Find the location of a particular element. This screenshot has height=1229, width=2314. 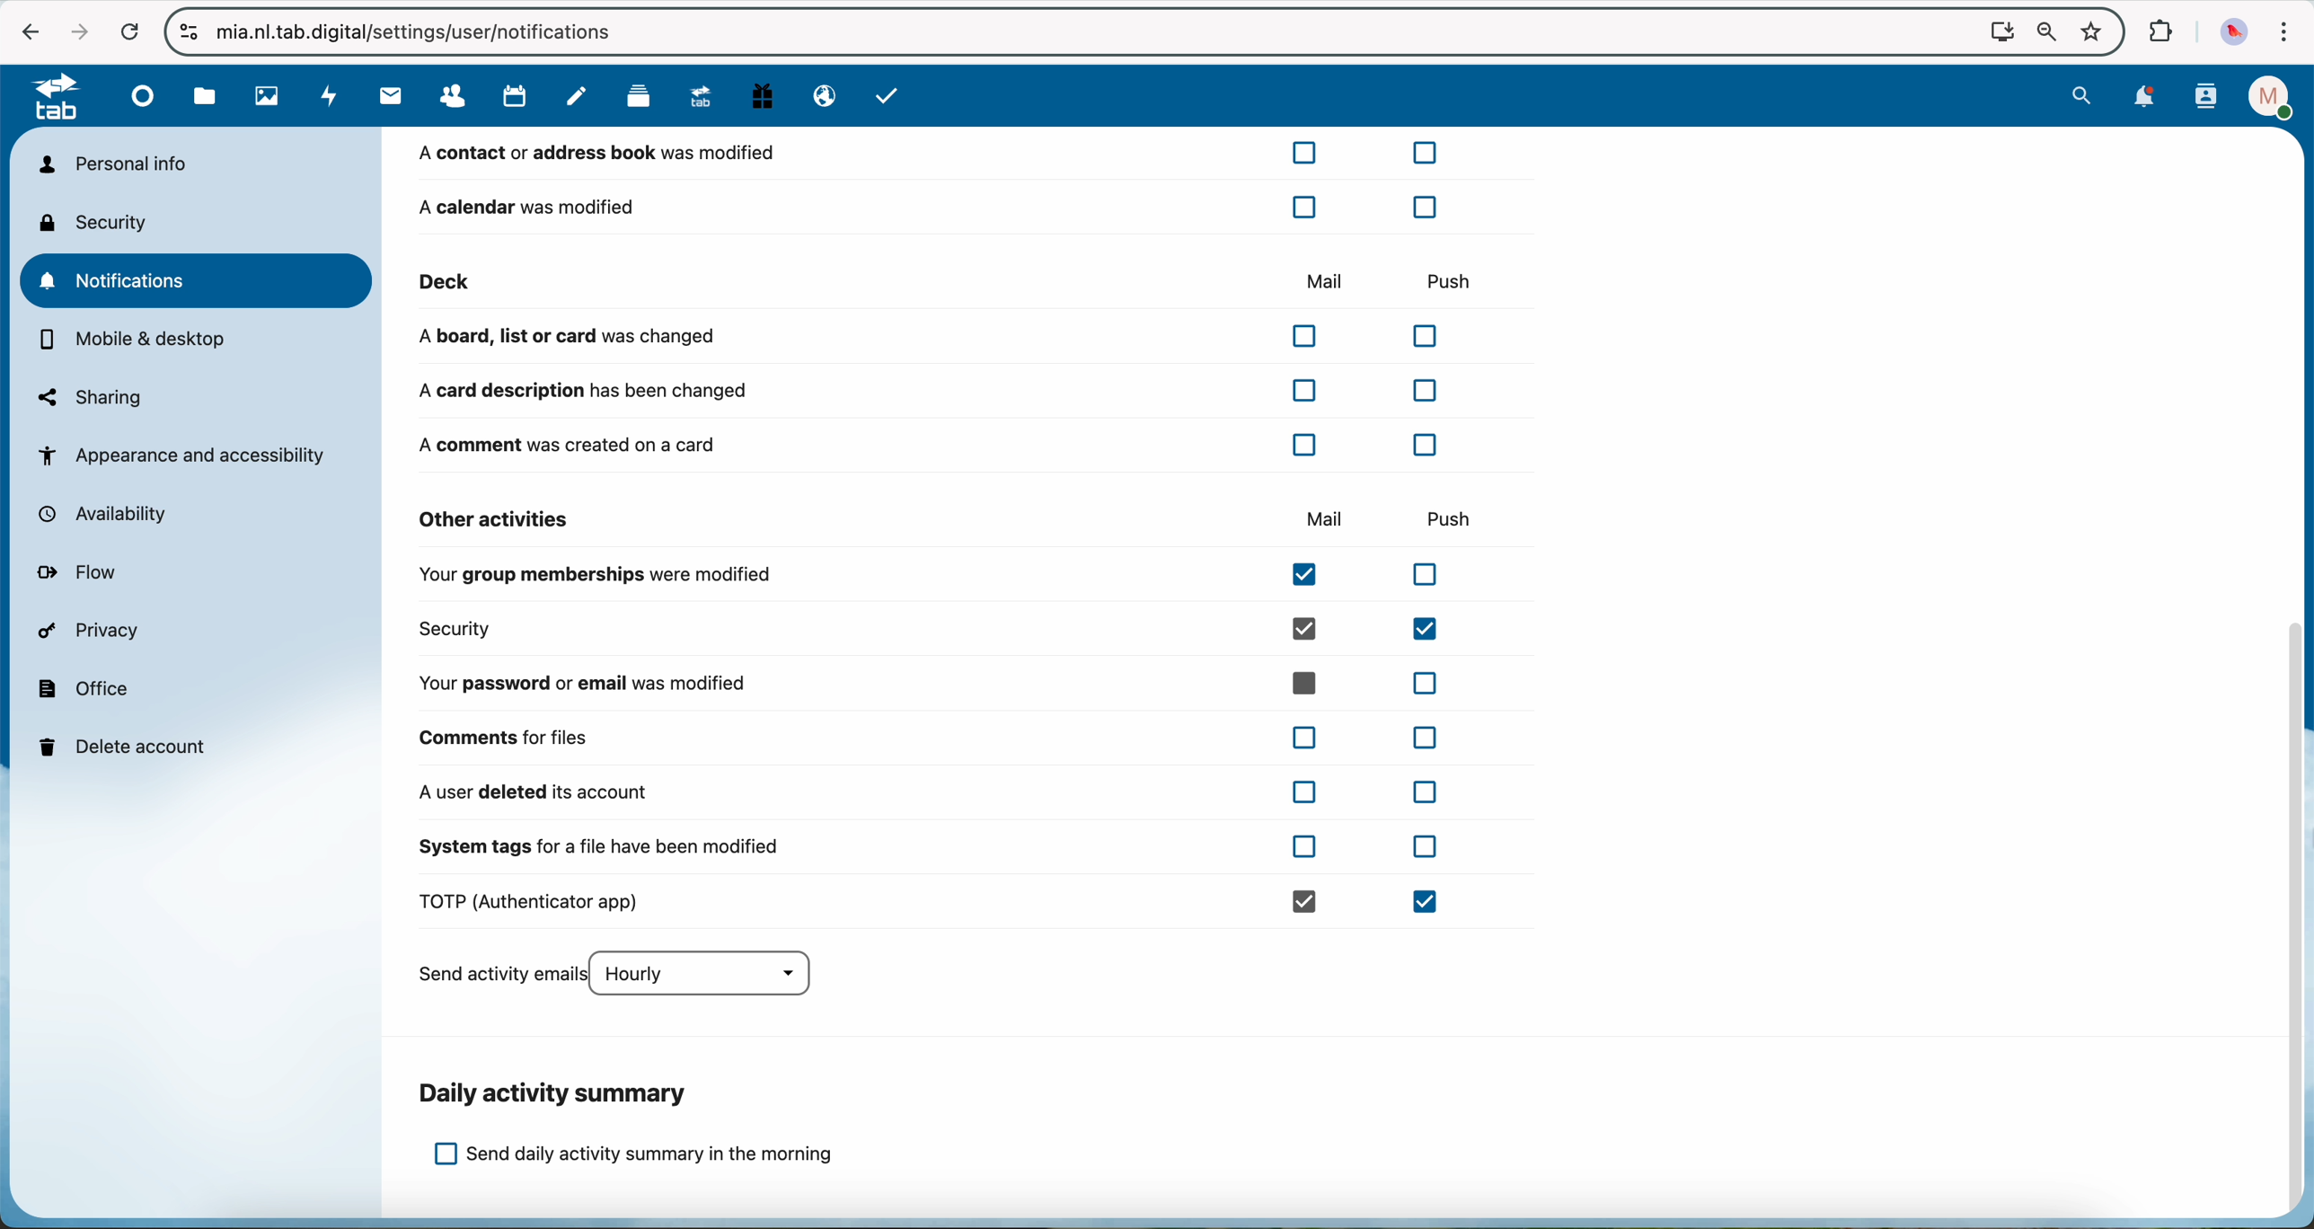

daily activity summary is located at coordinates (557, 1093).